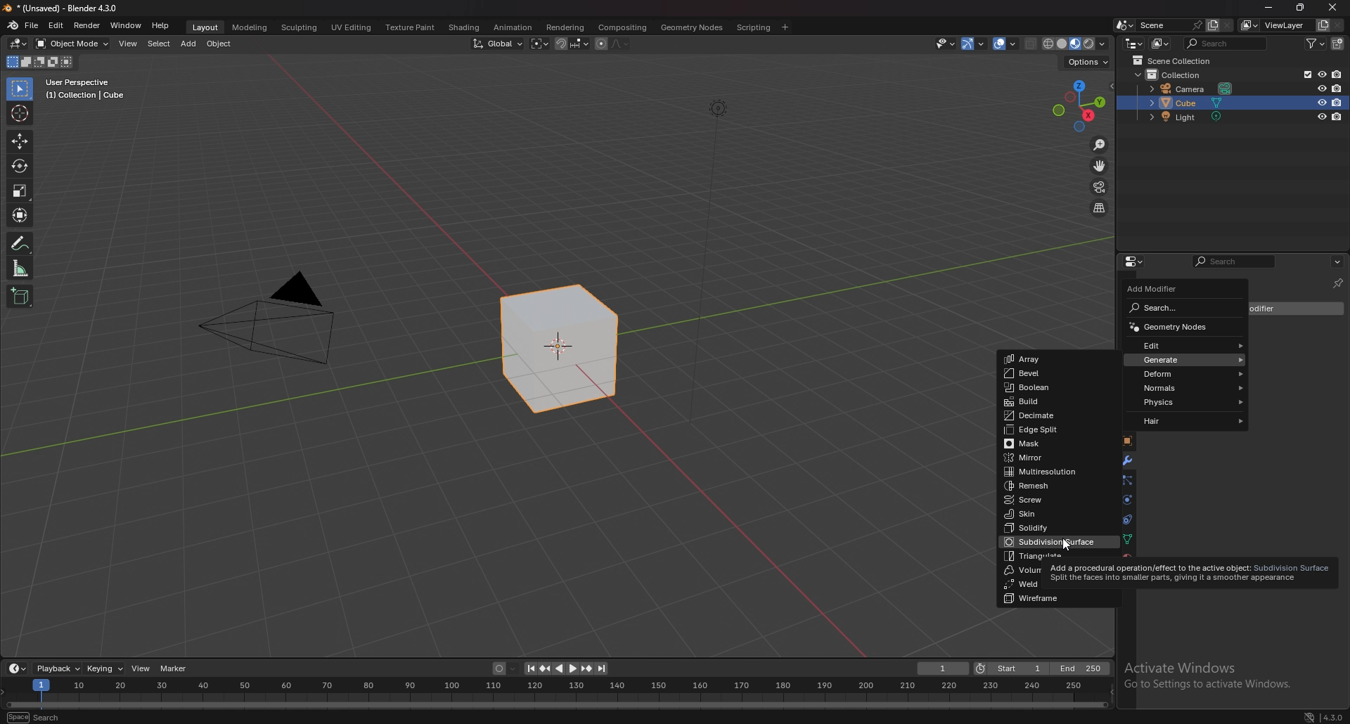 This screenshot has height=724, width=1350. Describe the element at coordinates (1333, 282) in the screenshot. I see `pinnned` at that location.